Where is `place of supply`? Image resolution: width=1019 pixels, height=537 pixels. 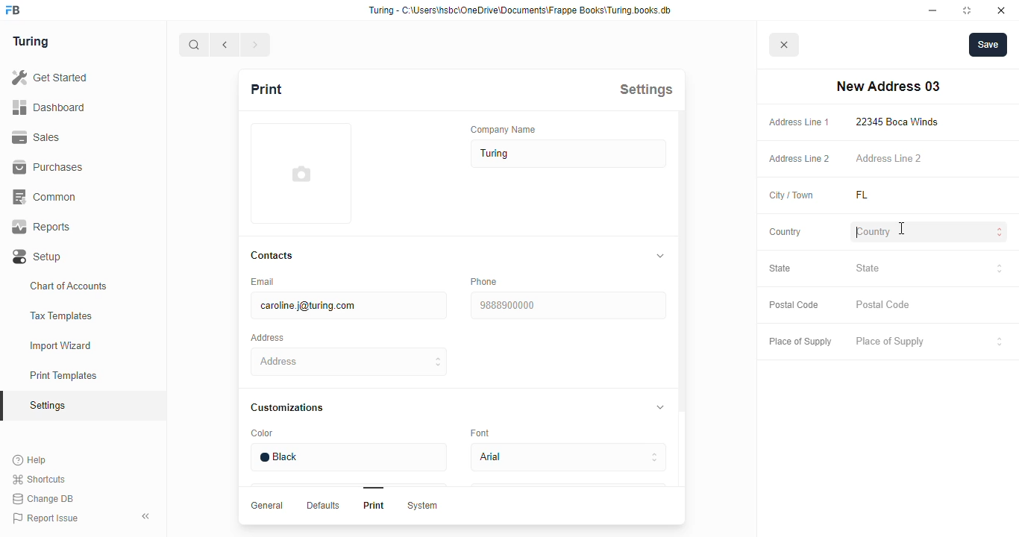 place of supply is located at coordinates (930, 342).